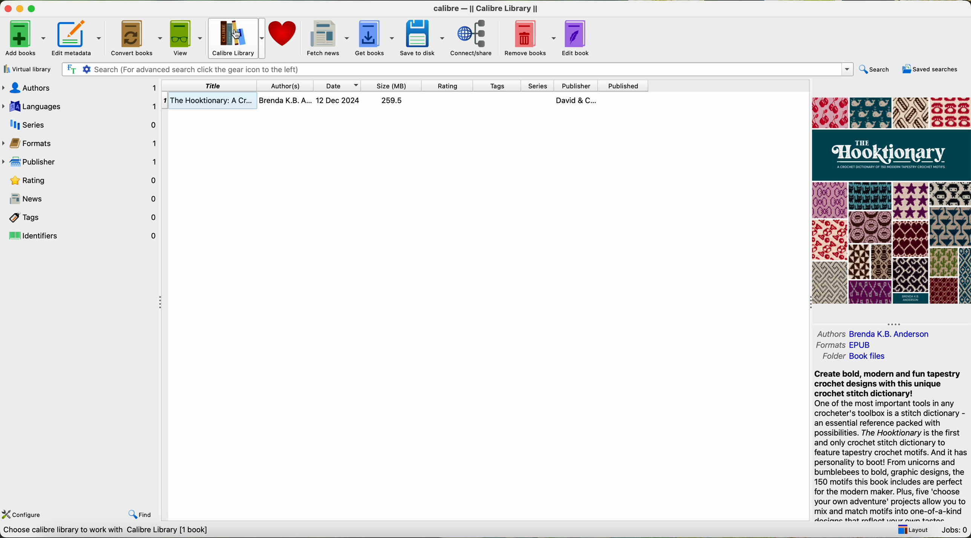 Image resolution: width=971 pixels, height=538 pixels. What do you see at coordinates (81, 144) in the screenshot?
I see `formats` at bounding box center [81, 144].